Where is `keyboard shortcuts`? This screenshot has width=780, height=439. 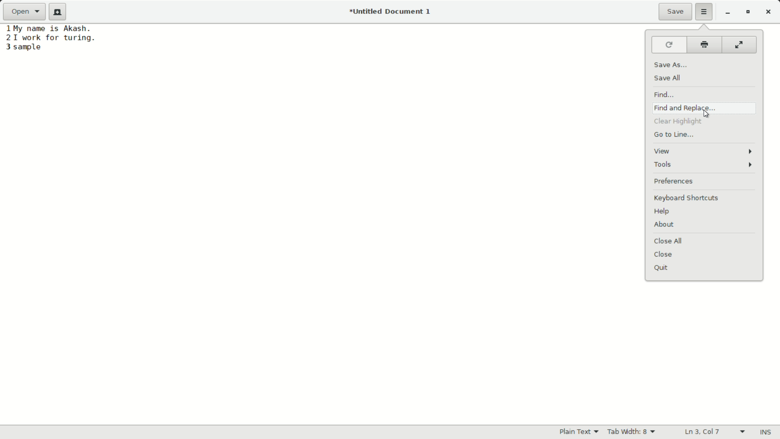 keyboard shortcuts is located at coordinates (706, 197).